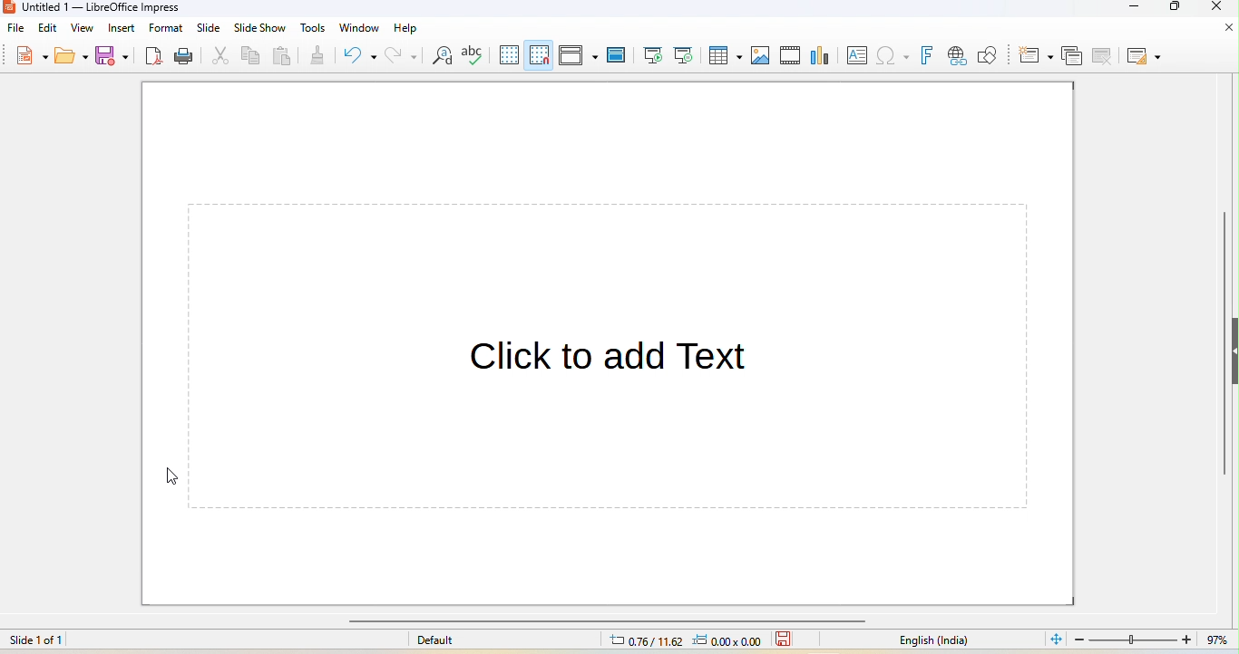  Describe the element at coordinates (318, 53) in the screenshot. I see `clone` at that location.